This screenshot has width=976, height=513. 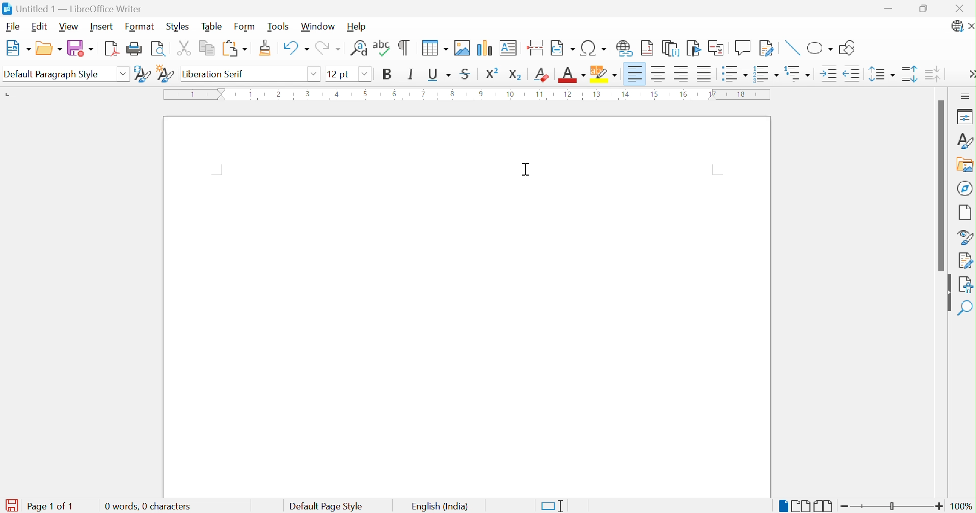 What do you see at coordinates (410, 74) in the screenshot?
I see `Italic` at bounding box center [410, 74].